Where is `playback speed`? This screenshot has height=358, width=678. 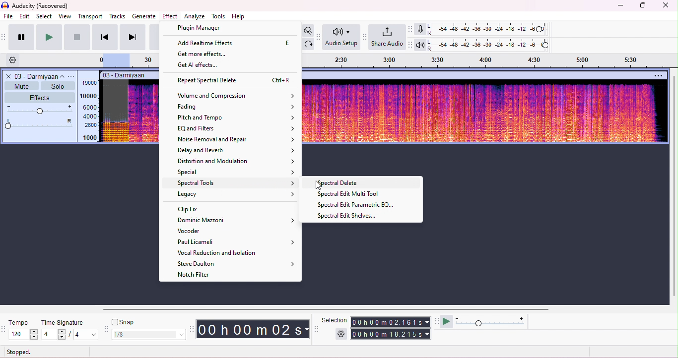
playback speed is located at coordinates (490, 321).